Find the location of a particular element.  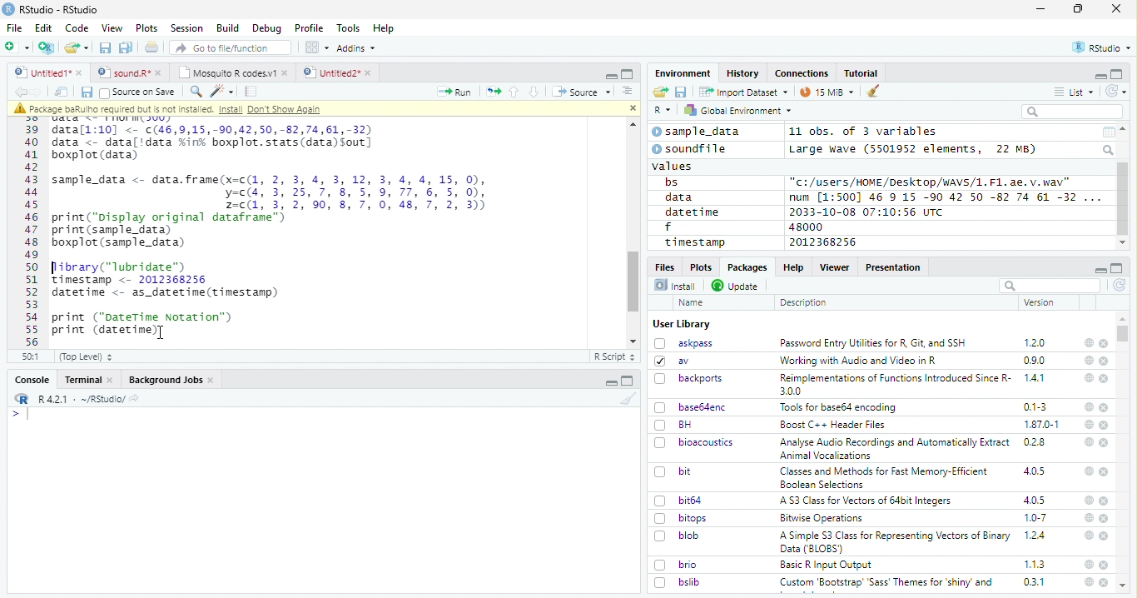

Packages is located at coordinates (746, 267).